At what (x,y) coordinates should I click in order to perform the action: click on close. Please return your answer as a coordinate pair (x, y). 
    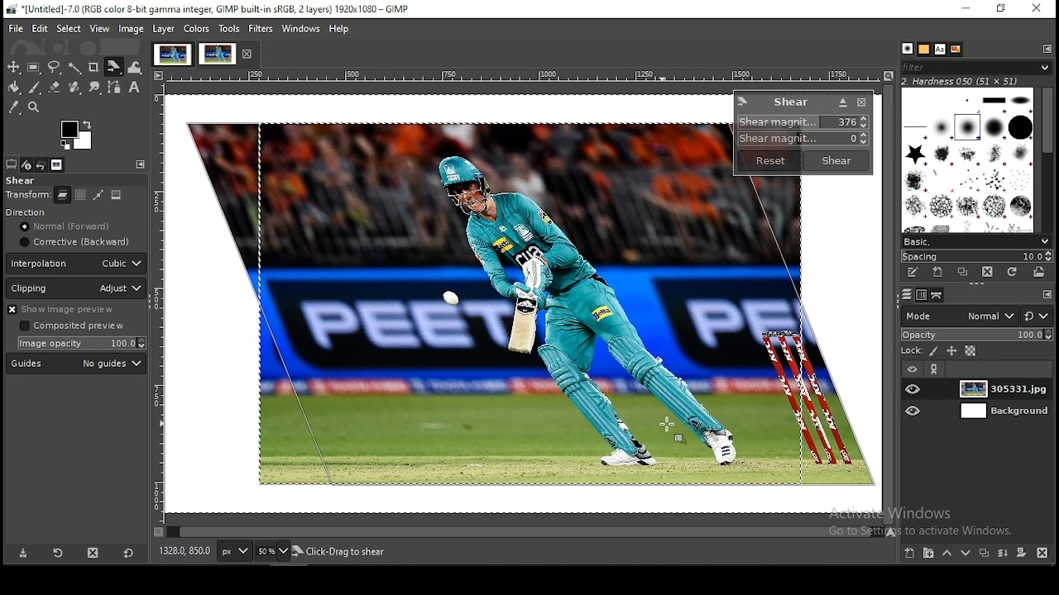
    Looking at the image, I should click on (249, 55).